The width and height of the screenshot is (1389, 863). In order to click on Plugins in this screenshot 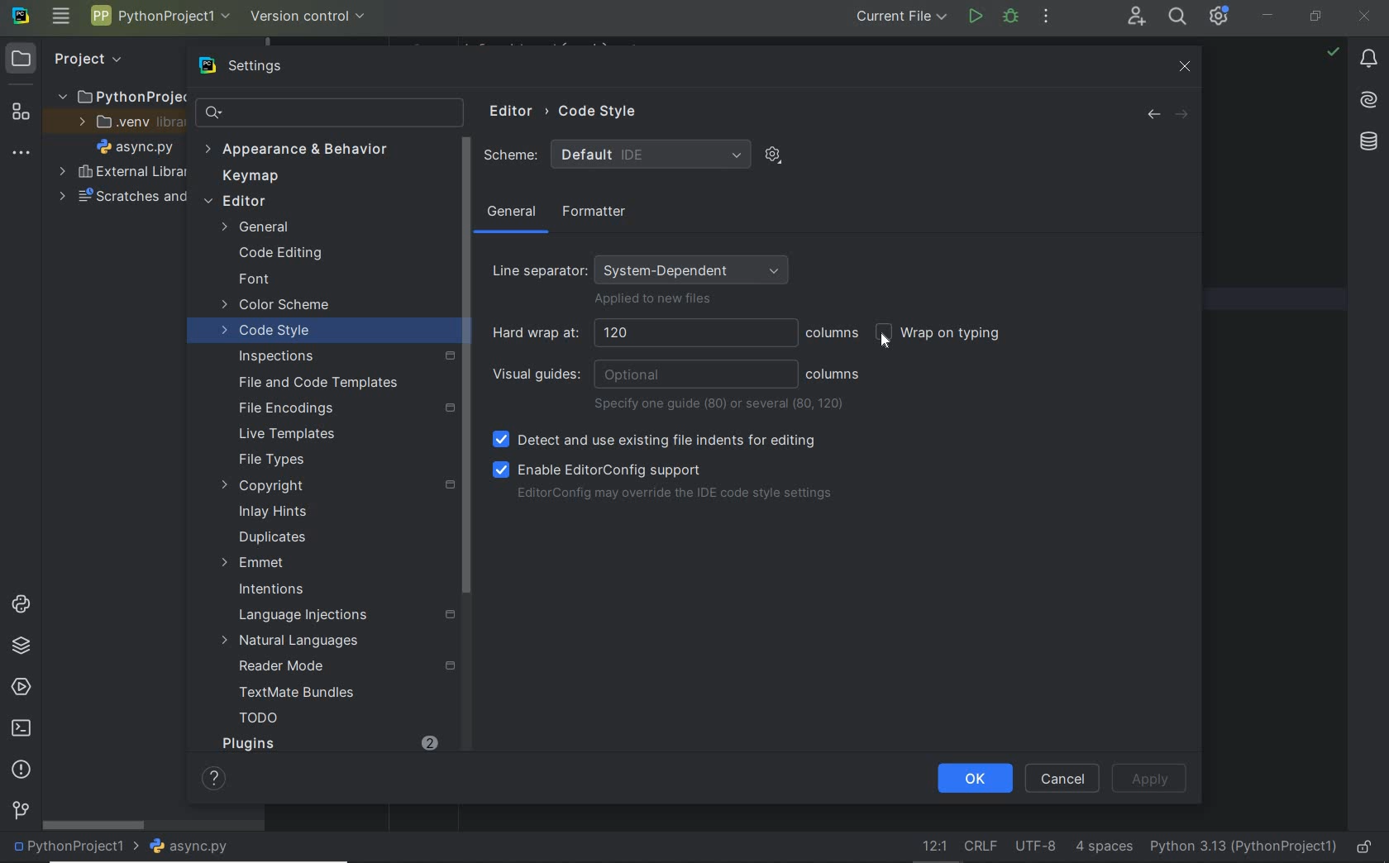, I will do `click(247, 743)`.